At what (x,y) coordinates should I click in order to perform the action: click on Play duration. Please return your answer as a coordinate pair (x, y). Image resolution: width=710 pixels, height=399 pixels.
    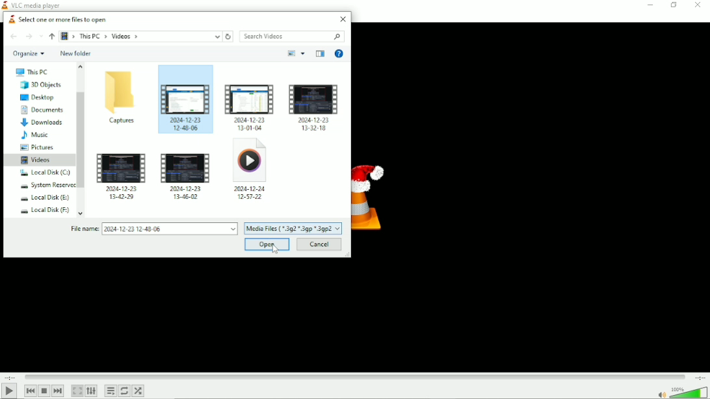
    Looking at the image, I should click on (355, 377).